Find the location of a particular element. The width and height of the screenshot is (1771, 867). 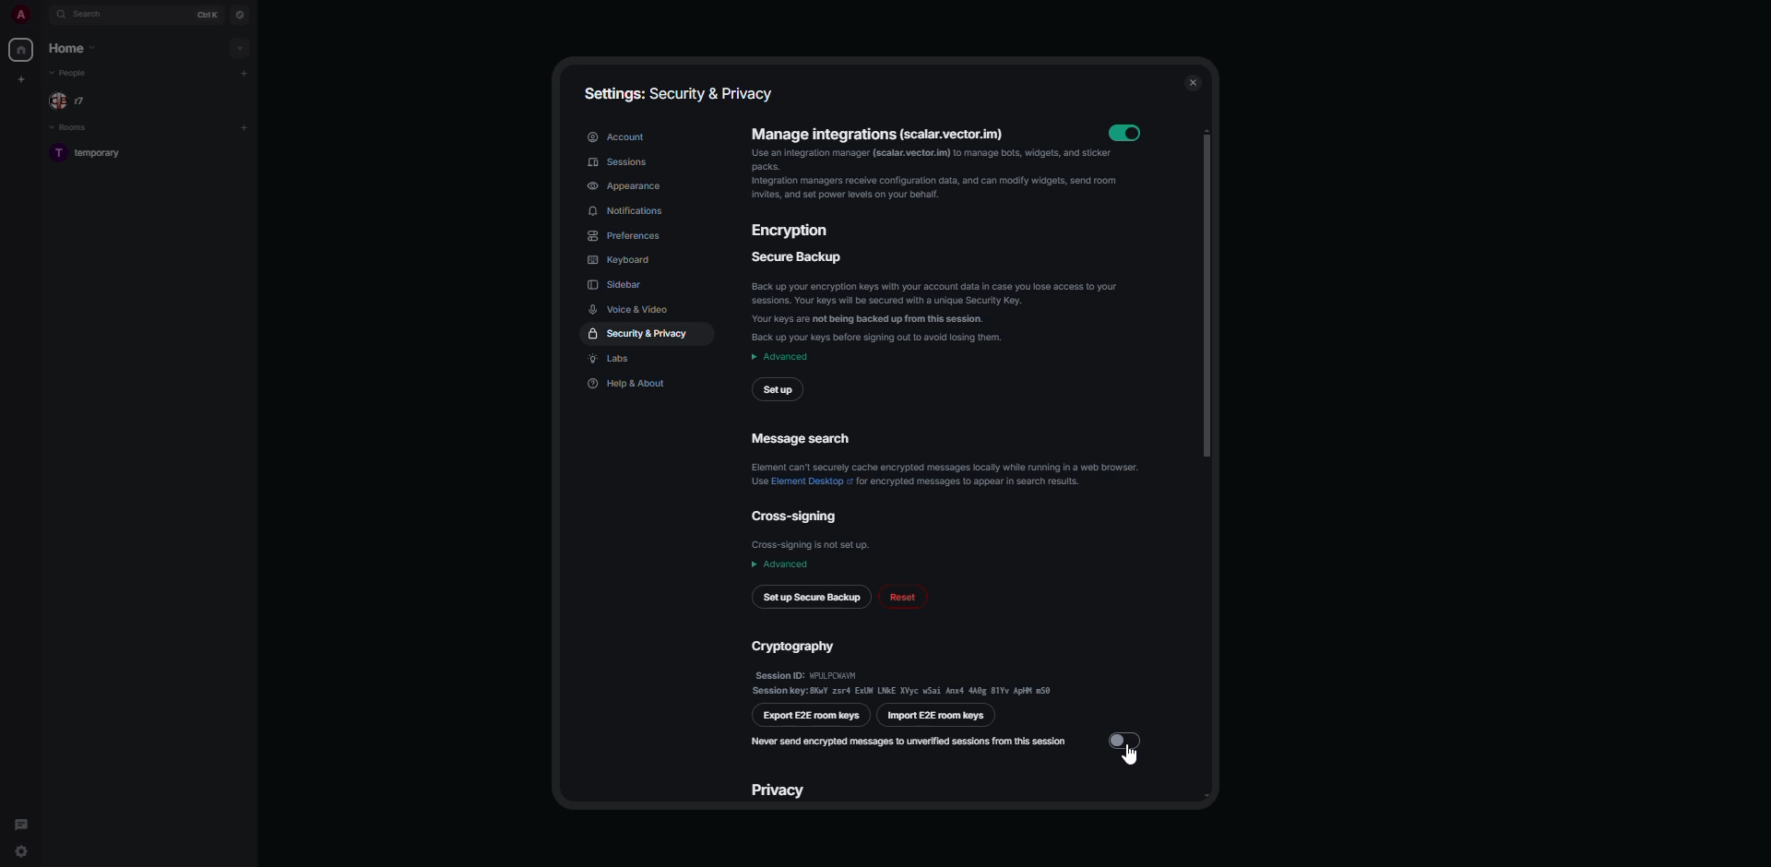

privacy is located at coordinates (783, 790).